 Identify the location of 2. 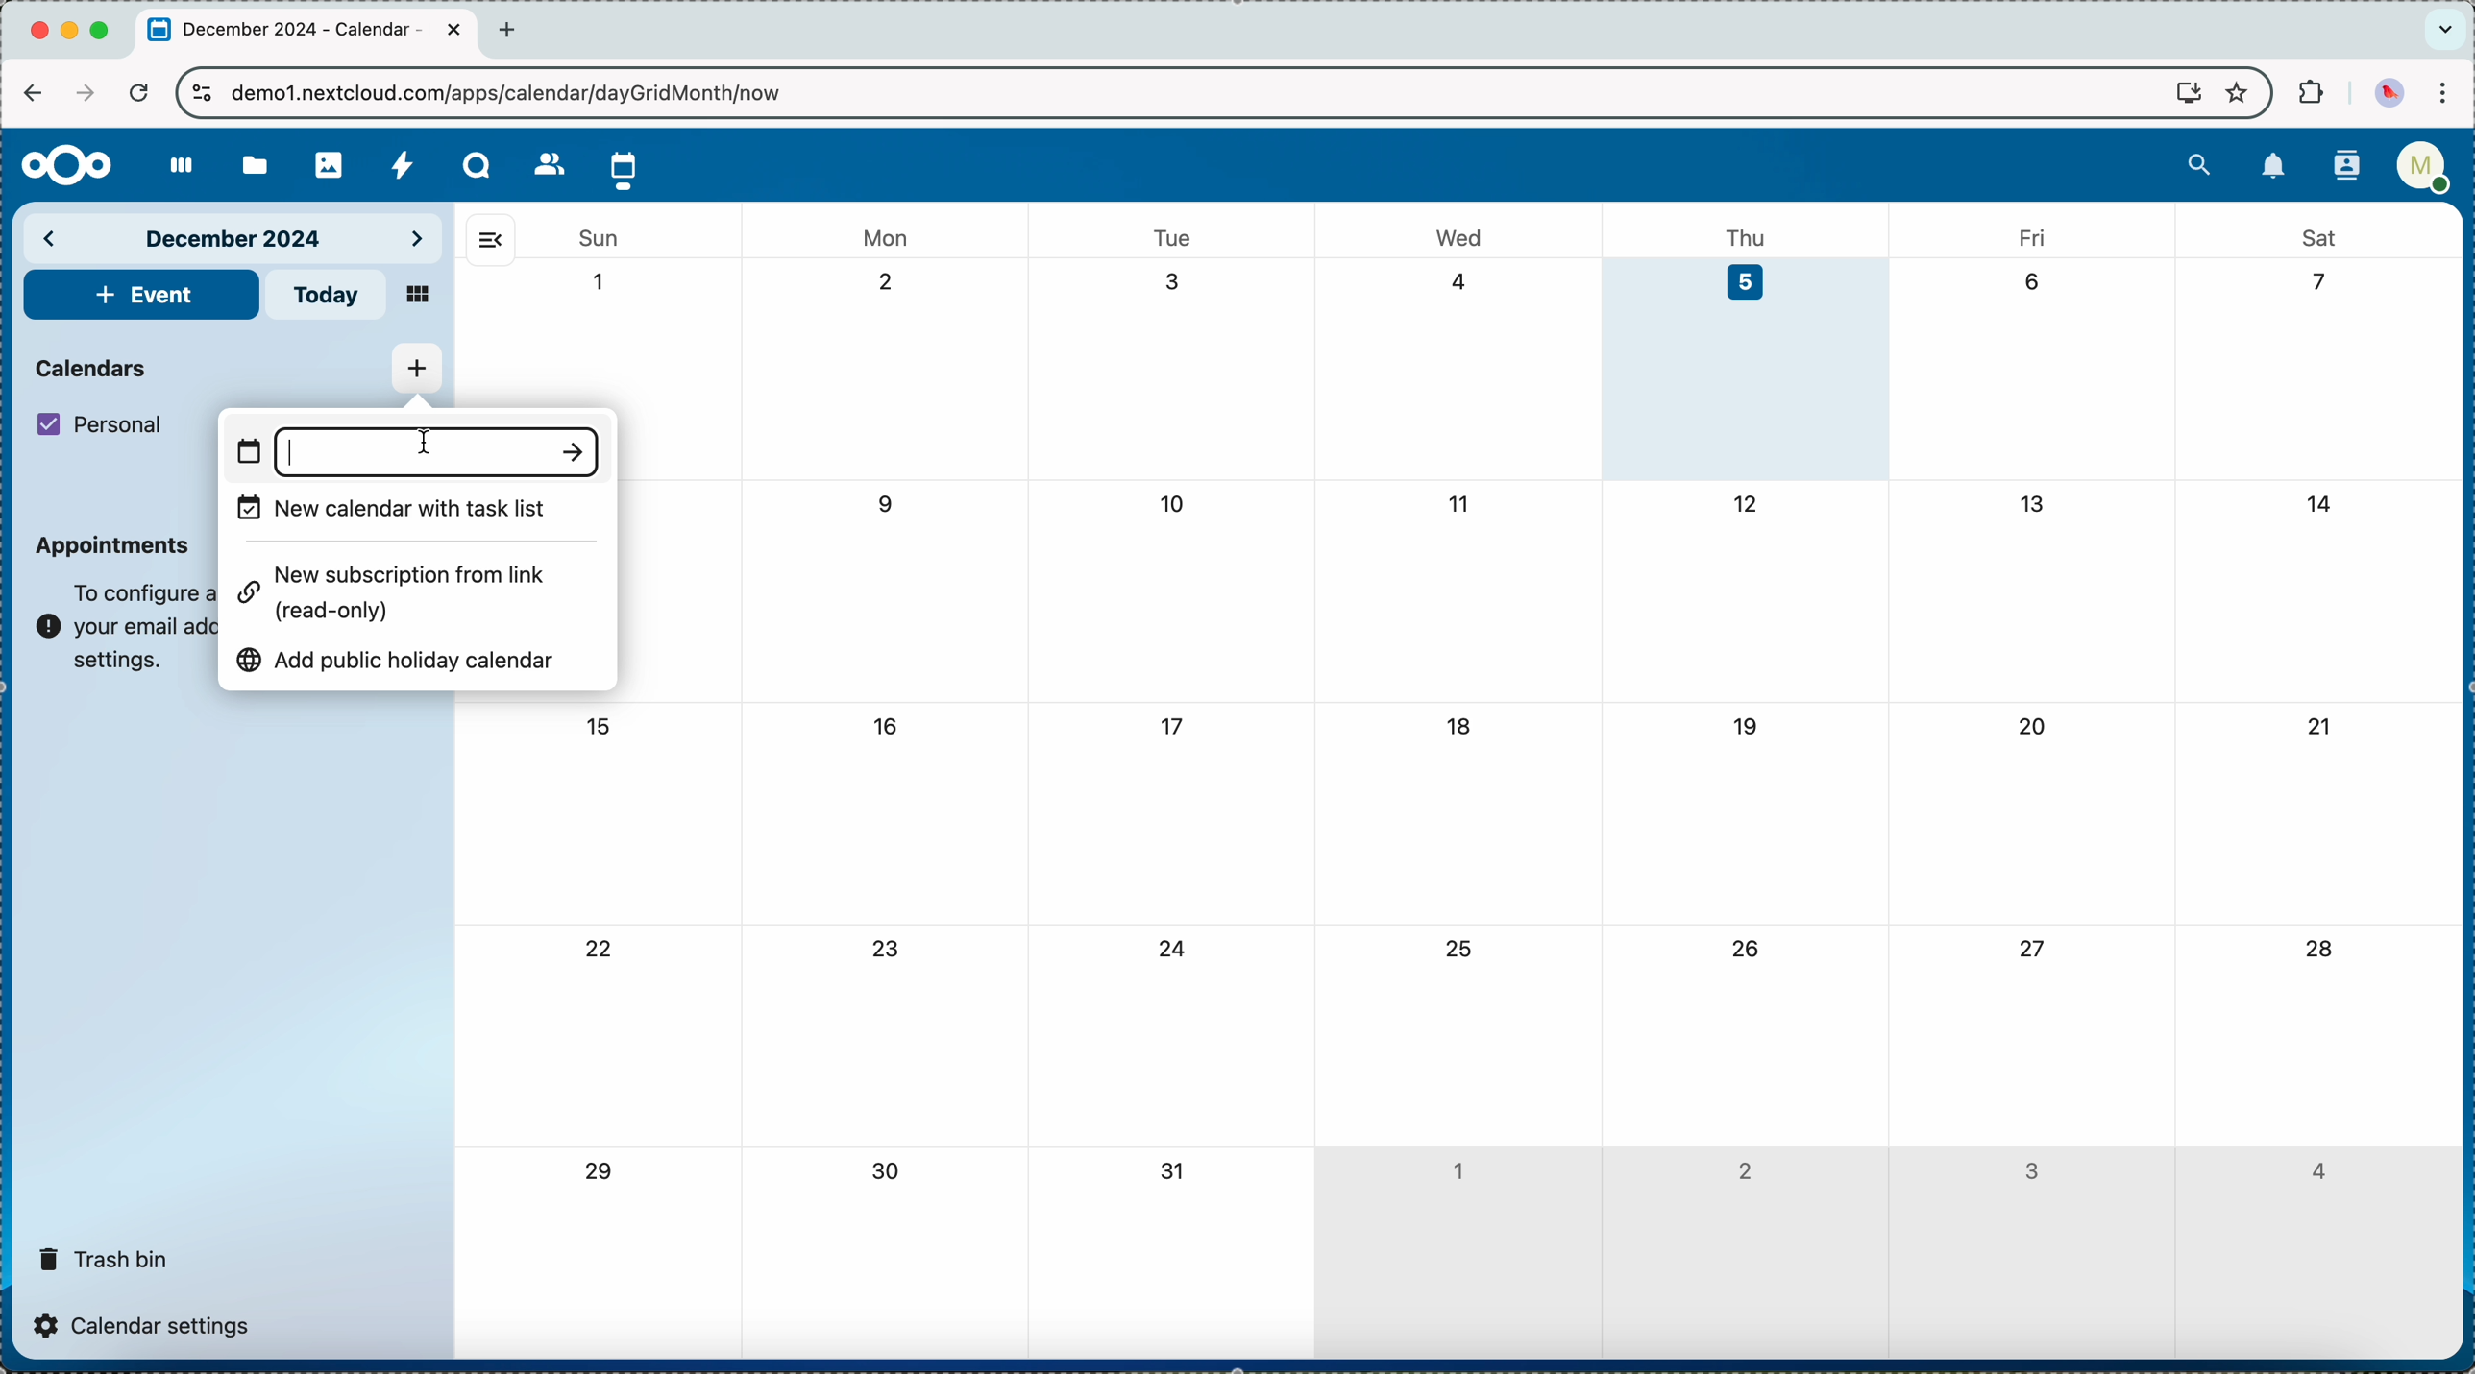
(1745, 1169).